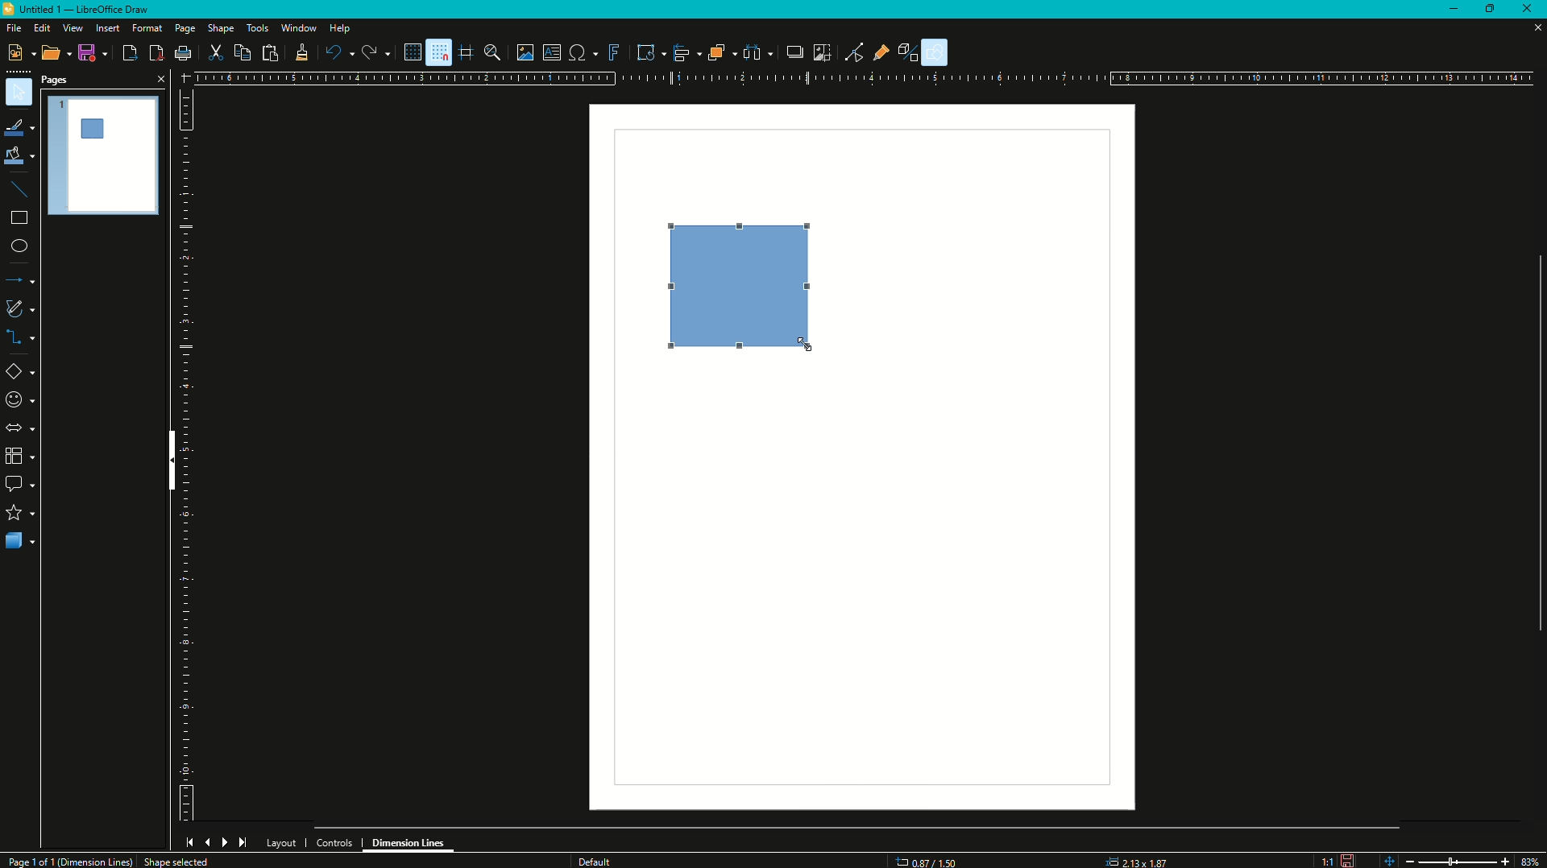 The height and width of the screenshot is (868, 1547). Describe the element at coordinates (19, 126) in the screenshot. I see `Line Color` at that location.